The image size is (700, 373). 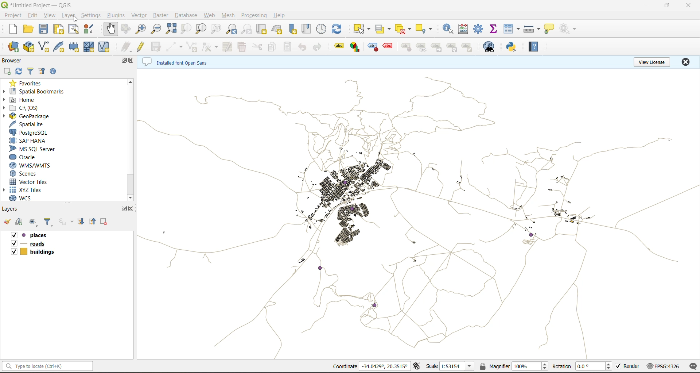 What do you see at coordinates (44, 30) in the screenshot?
I see `save` at bounding box center [44, 30].